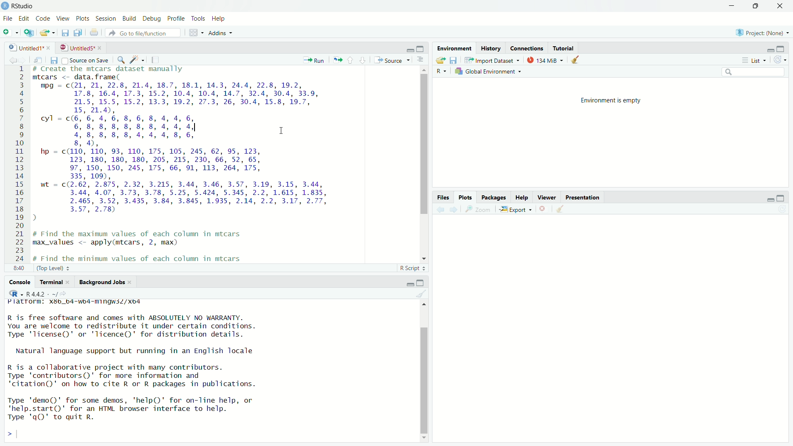  Describe the element at coordinates (51, 282) in the screenshot. I see `Terminal` at that location.